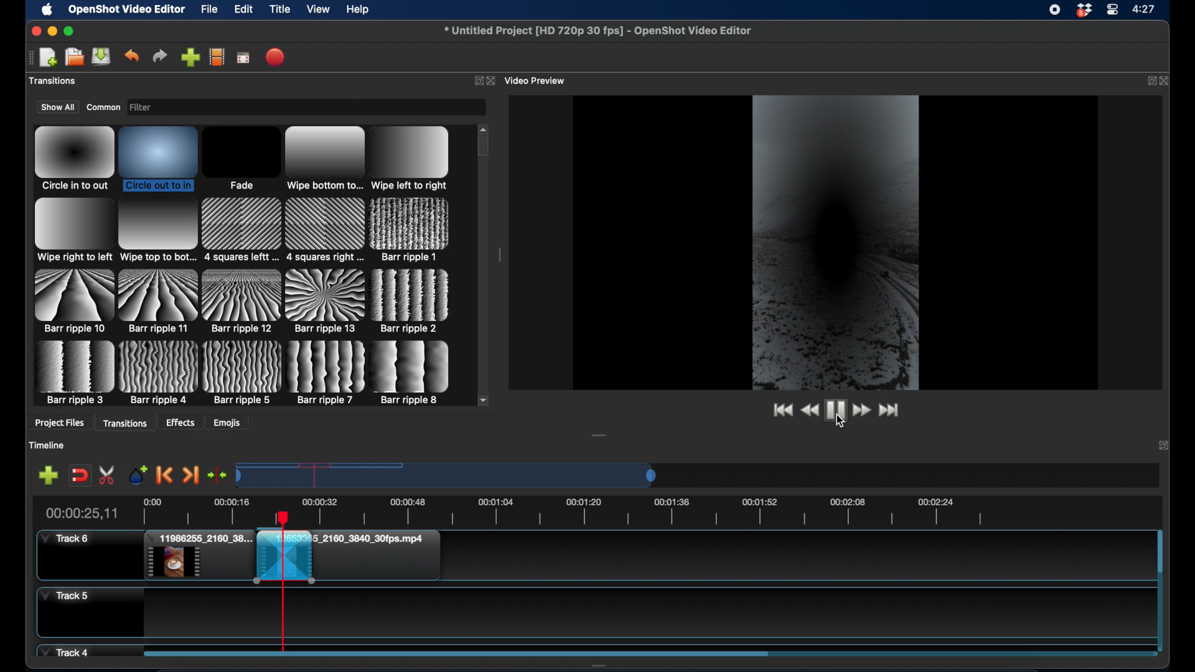 Image resolution: width=1195 pixels, height=672 pixels. I want to click on scroll down arrow, so click(484, 399).